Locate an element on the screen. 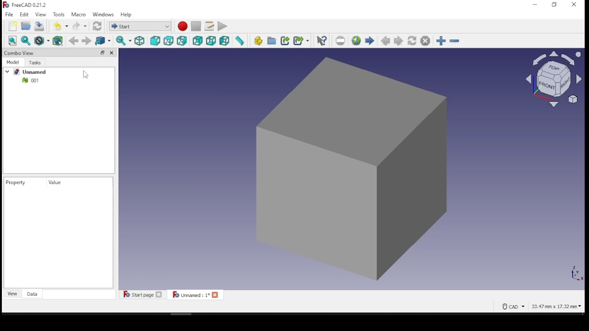  new is located at coordinates (12, 26).